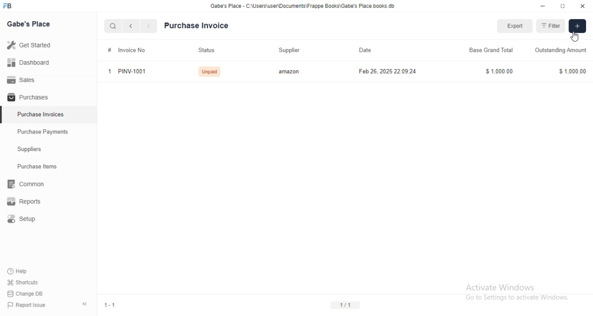  Describe the element at coordinates (23, 282) in the screenshot. I see `Shortcuts` at that location.